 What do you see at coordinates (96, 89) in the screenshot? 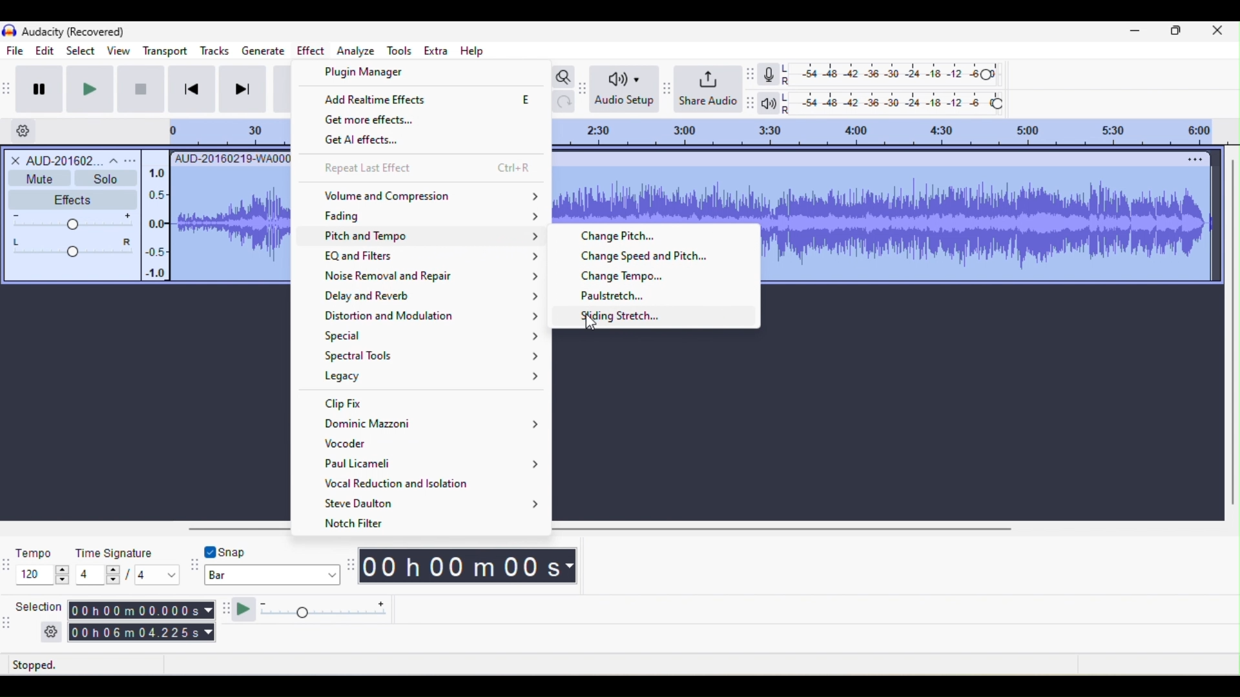
I see `play` at bounding box center [96, 89].